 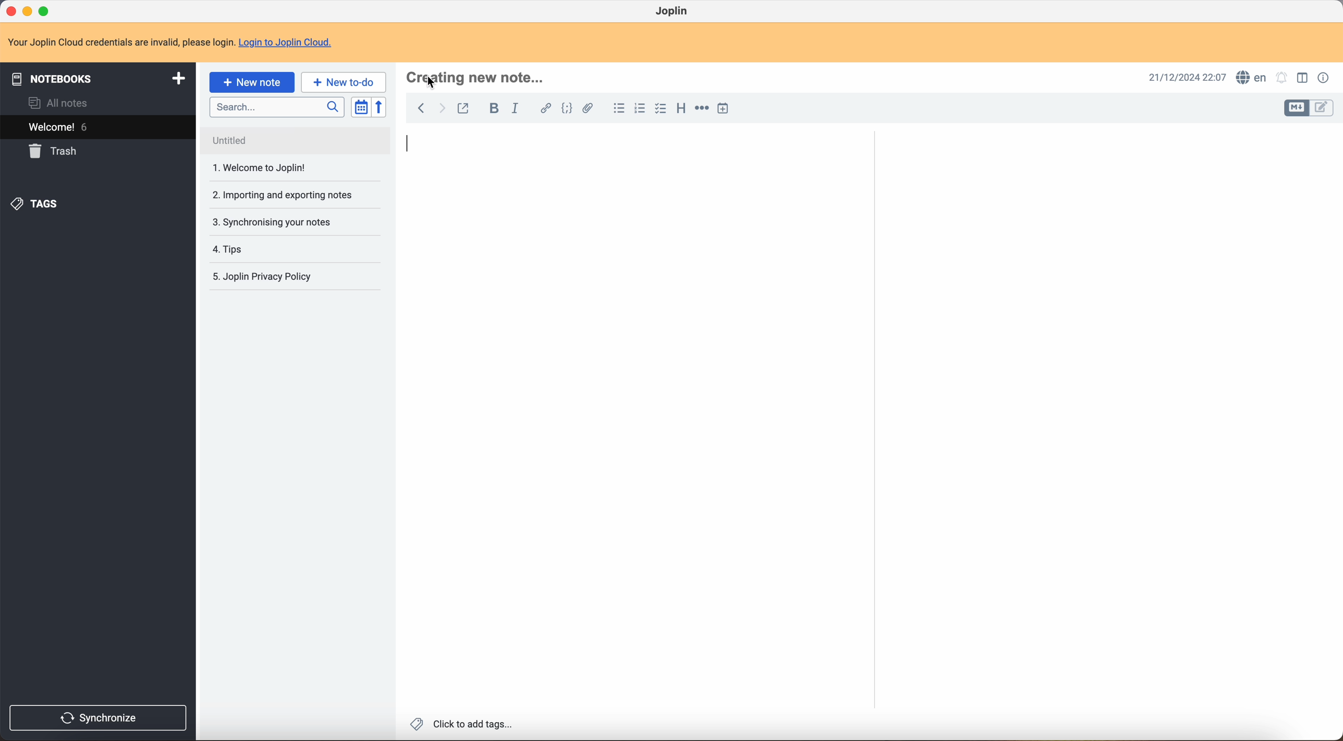 I want to click on importing and exporting notes, so click(x=282, y=167).